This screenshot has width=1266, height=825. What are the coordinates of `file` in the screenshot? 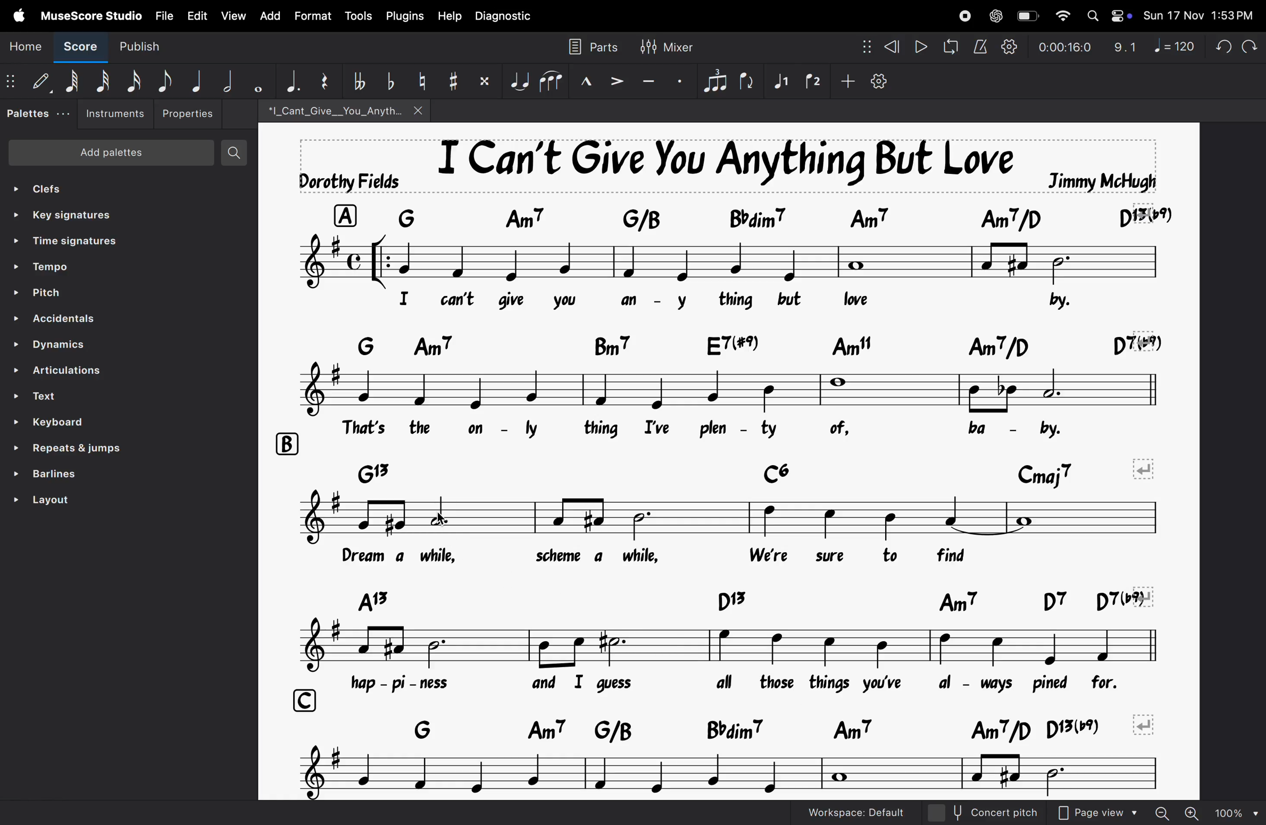 It's located at (163, 15).